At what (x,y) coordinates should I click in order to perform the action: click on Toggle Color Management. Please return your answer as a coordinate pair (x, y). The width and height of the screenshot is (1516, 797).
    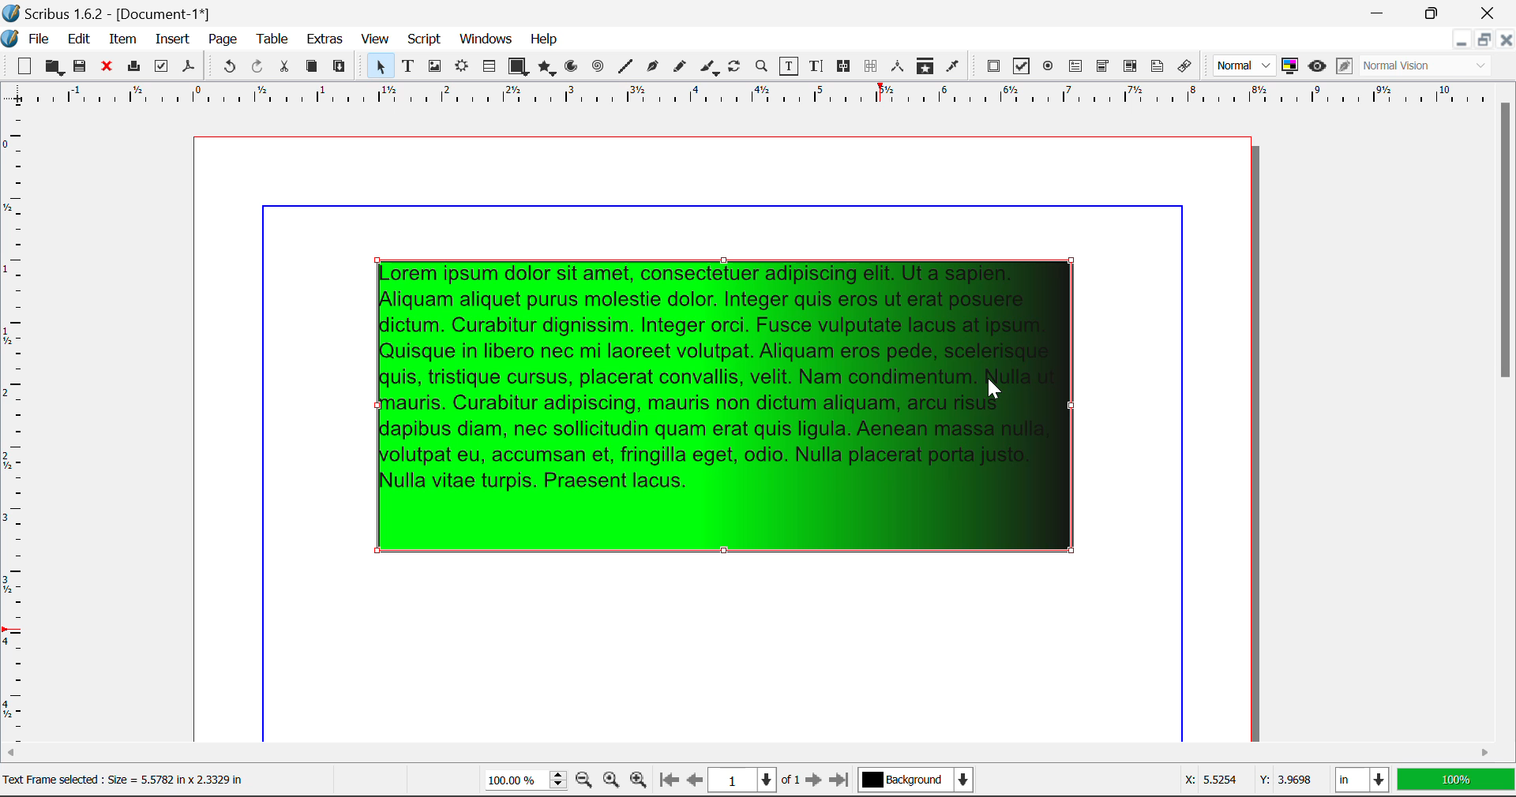
    Looking at the image, I should click on (1290, 66).